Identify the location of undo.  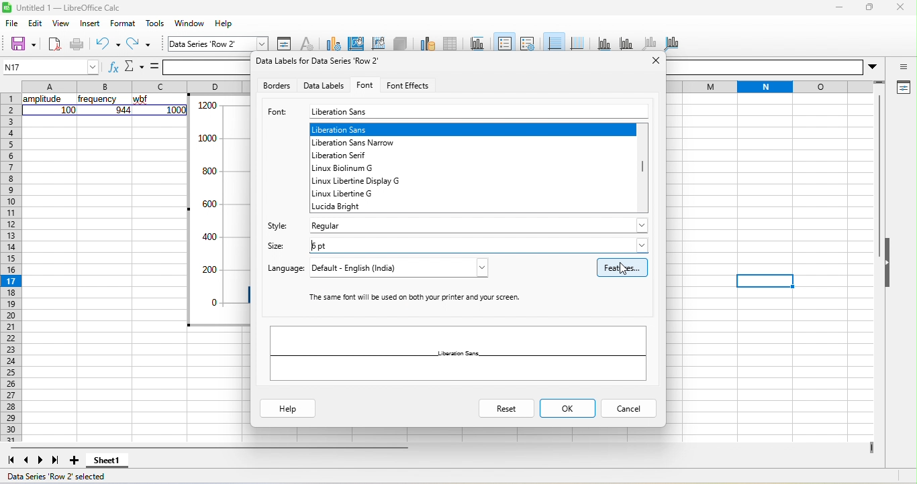
(108, 44).